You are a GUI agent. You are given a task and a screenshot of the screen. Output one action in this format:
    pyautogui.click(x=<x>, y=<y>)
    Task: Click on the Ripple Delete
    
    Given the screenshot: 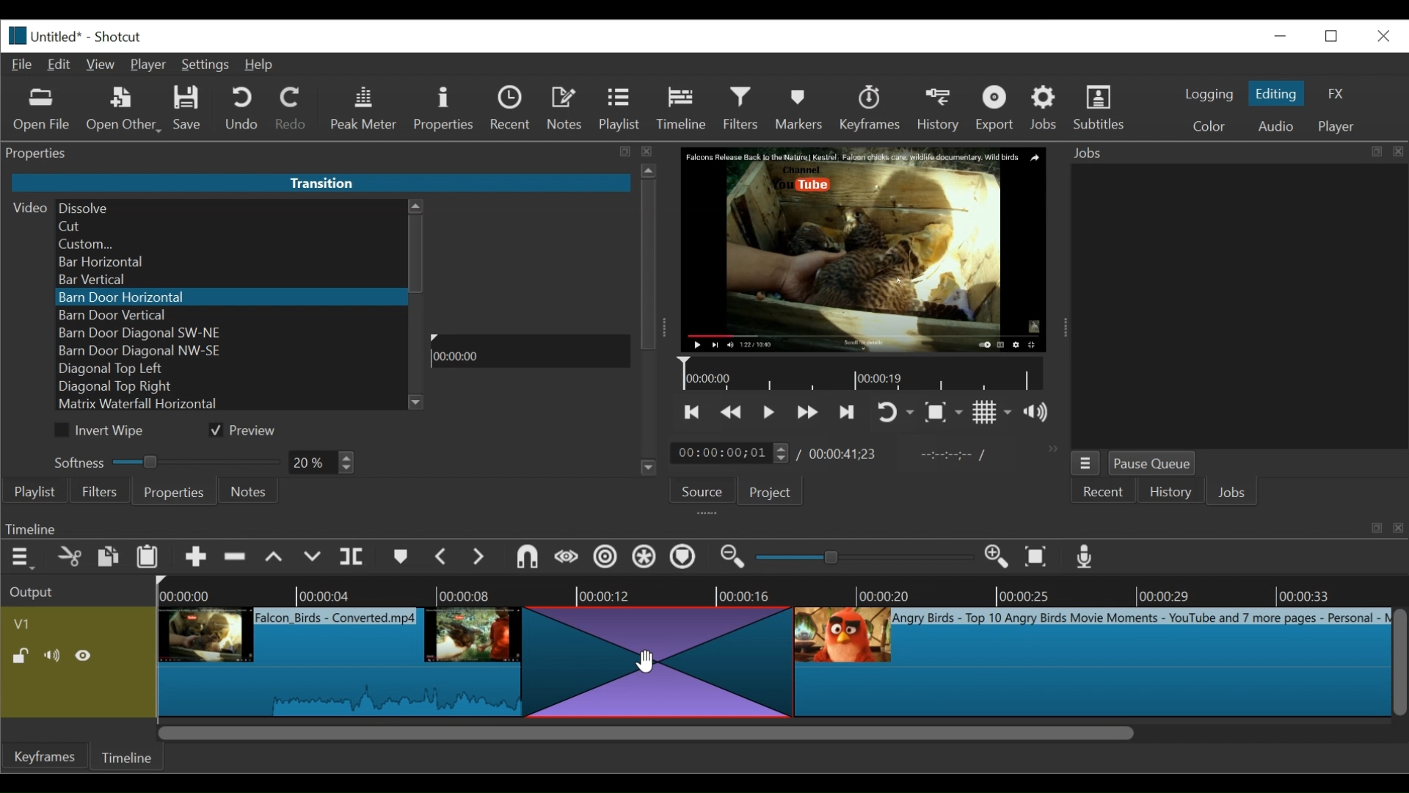 What is the action you would take?
    pyautogui.click(x=236, y=557)
    